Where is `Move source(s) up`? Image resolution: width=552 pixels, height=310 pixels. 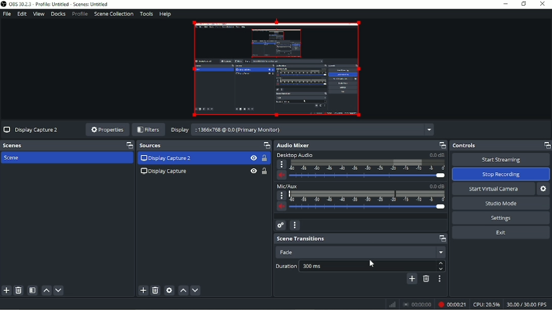 Move source(s) up is located at coordinates (183, 290).